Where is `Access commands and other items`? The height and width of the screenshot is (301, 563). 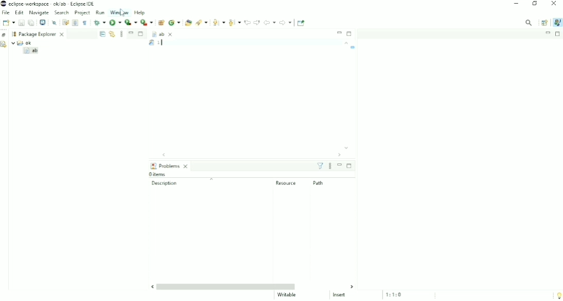
Access commands and other items is located at coordinates (529, 22).